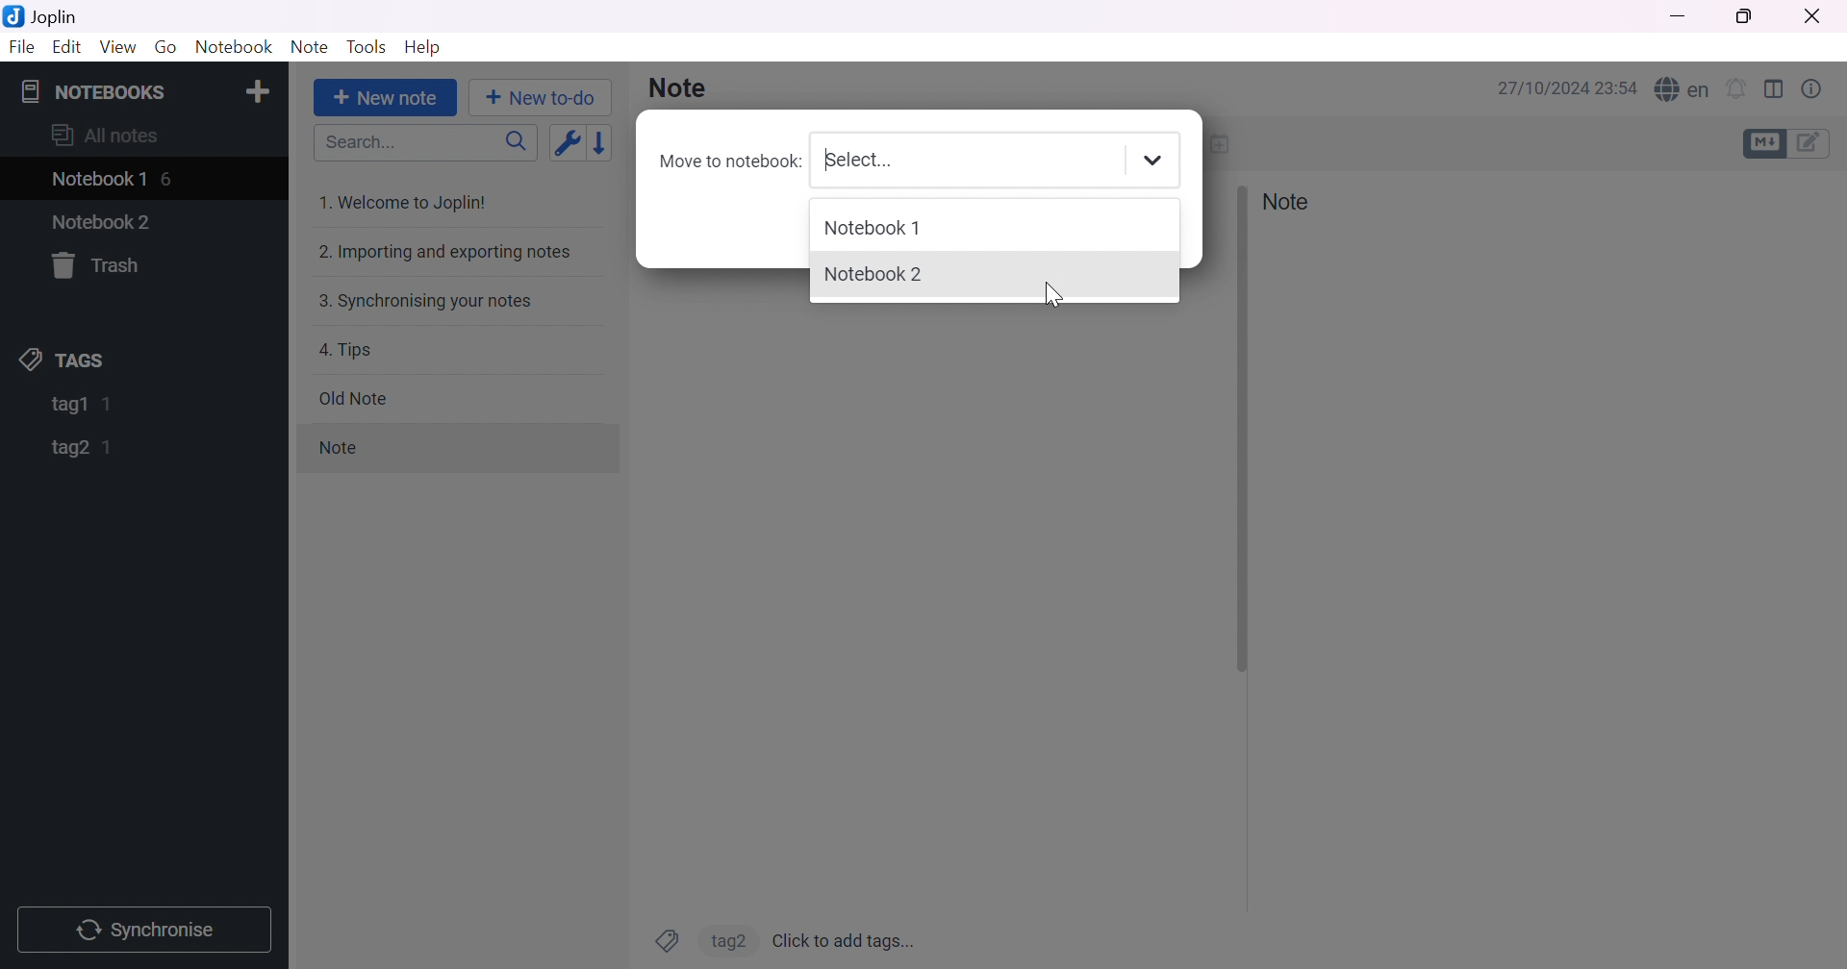 The width and height of the screenshot is (1847, 969). I want to click on All notes, so click(105, 134).